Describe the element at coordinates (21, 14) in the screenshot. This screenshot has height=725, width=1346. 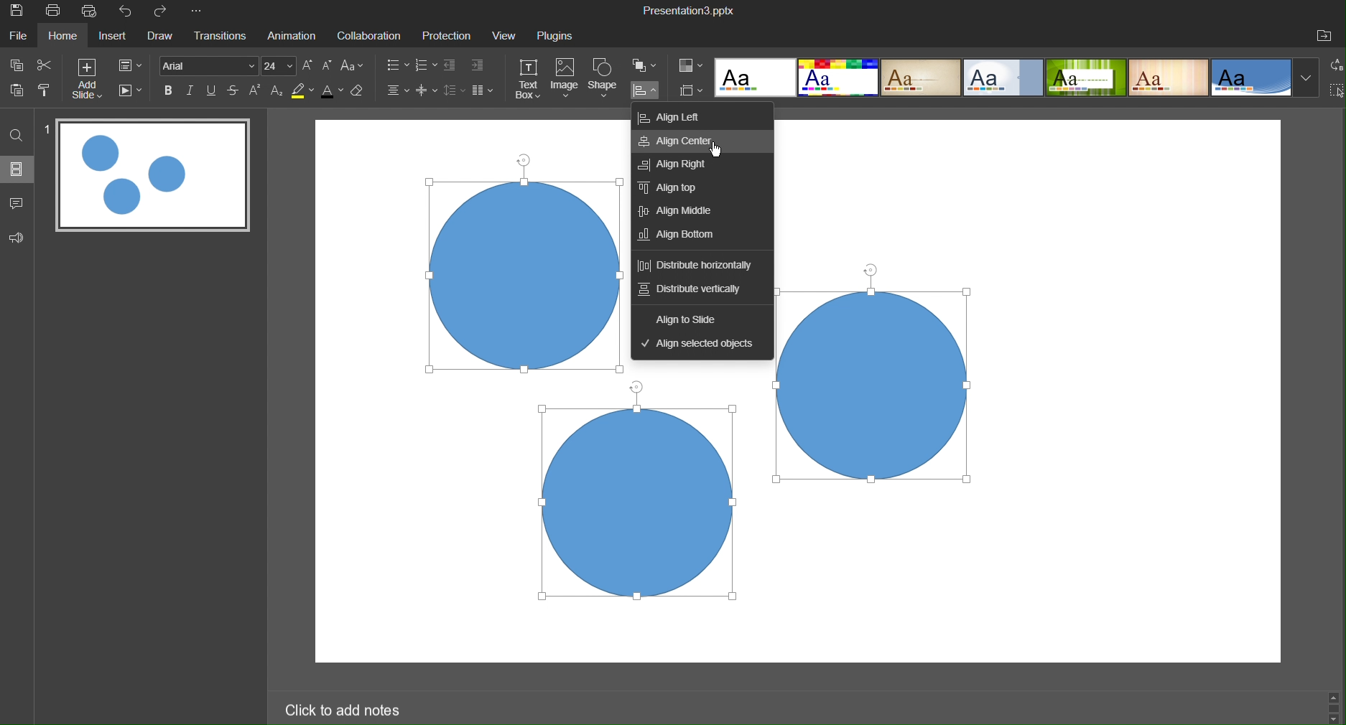
I see `Save` at that location.